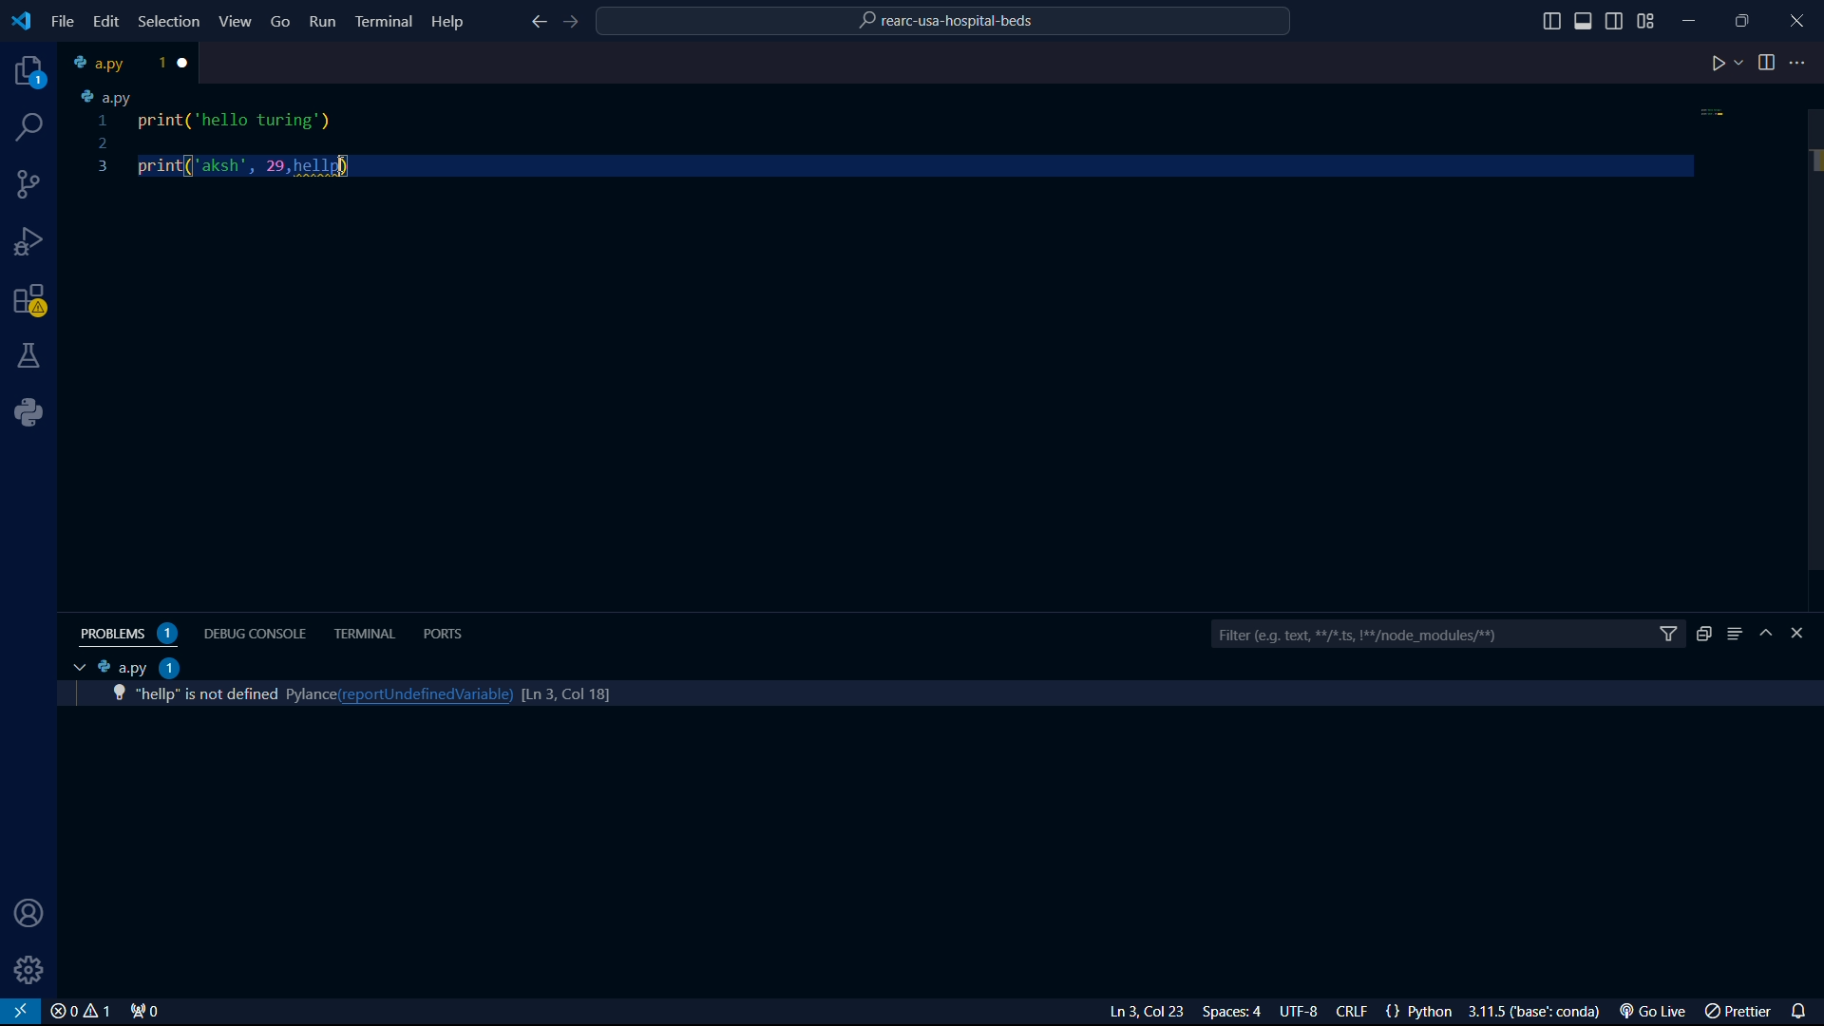  Describe the element at coordinates (147, 1012) in the screenshot. I see `connect 0` at that location.